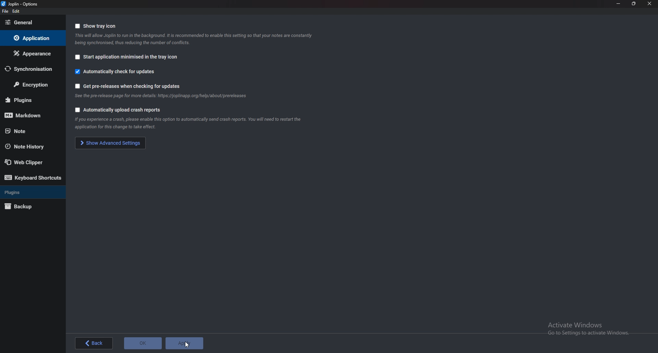  What do you see at coordinates (123, 109) in the screenshot?
I see `Automatically upload crash reports` at bounding box center [123, 109].